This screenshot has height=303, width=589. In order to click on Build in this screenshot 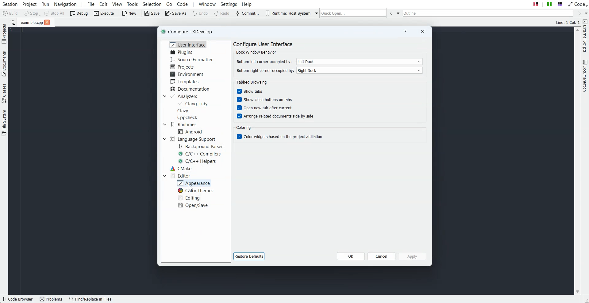, I will do `click(10, 13)`.